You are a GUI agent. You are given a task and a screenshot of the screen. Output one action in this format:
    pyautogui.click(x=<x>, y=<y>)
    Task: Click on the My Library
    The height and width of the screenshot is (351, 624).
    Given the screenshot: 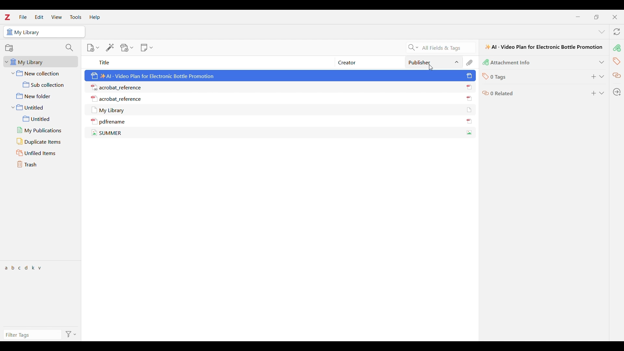 What is the action you would take?
    pyautogui.click(x=29, y=32)
    